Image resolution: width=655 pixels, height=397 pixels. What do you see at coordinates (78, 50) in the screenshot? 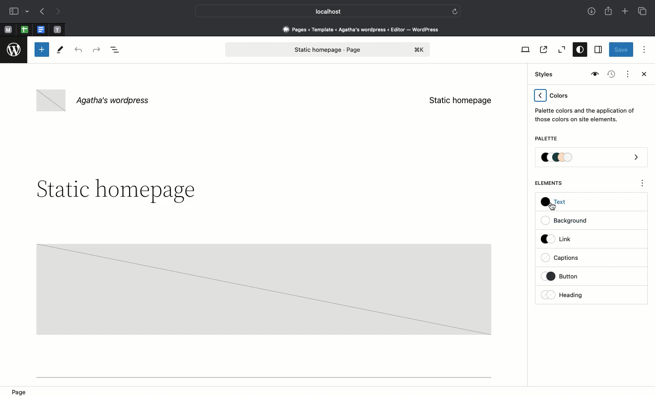
I see `Undo` at bounding box center [78, 50].